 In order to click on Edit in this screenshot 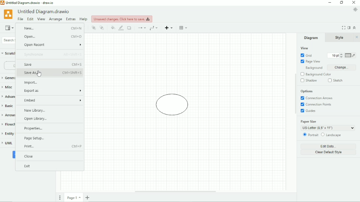, I will do `click(30, 19)`.